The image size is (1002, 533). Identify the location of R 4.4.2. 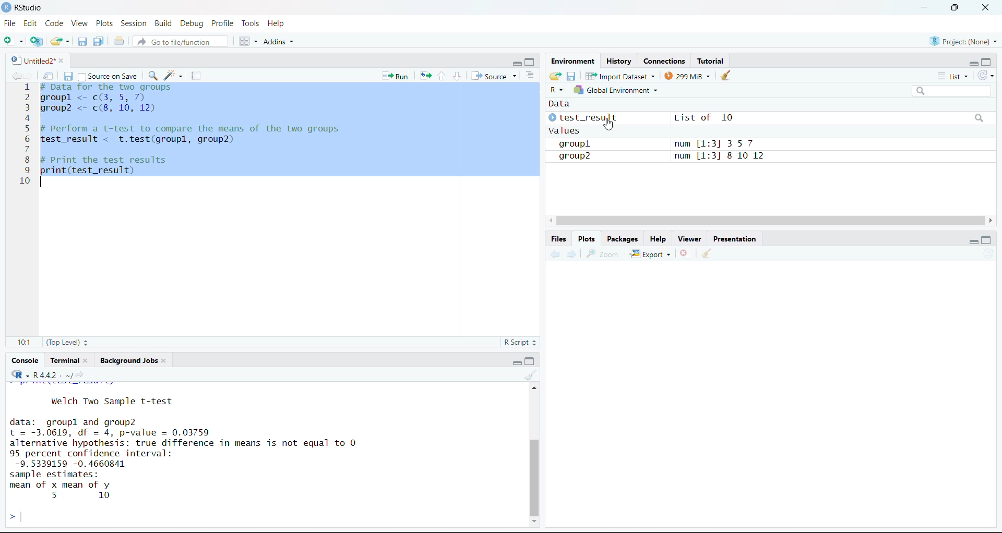
(37, 373).